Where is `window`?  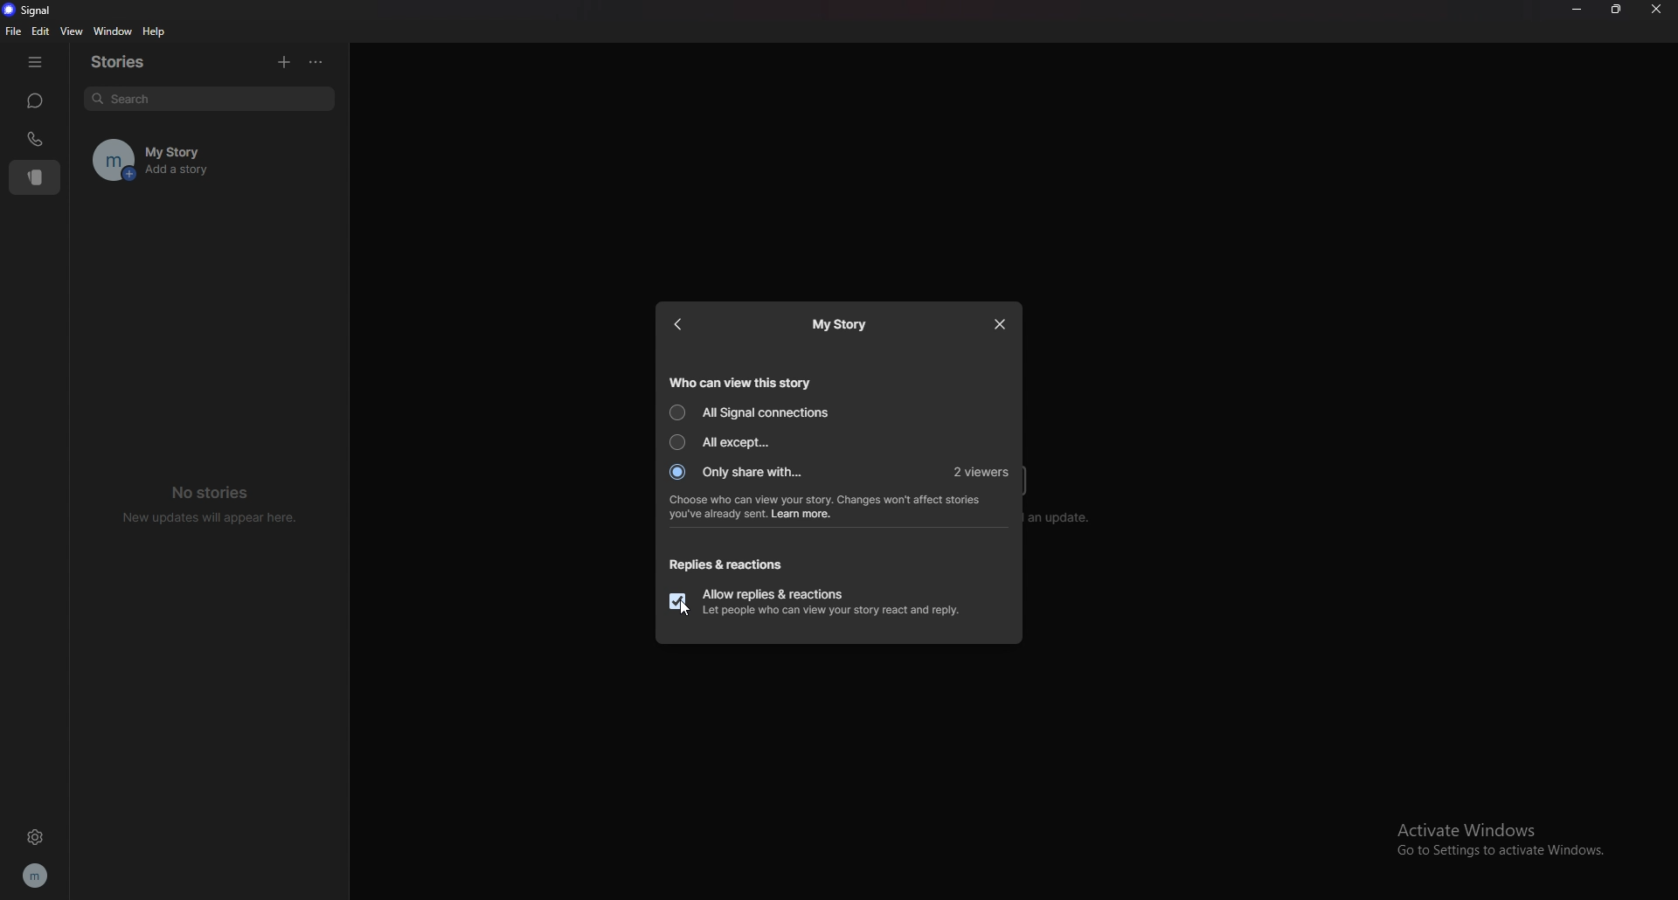 window is located at coordinates (111, 31).